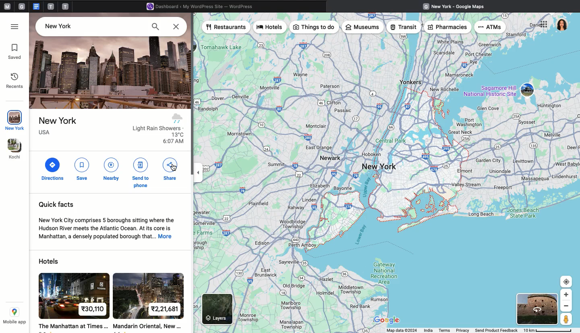  What do you see at coordinates (62, 25) in the screenshot?
I see `Place -New York` at bounding box center [62, 25].